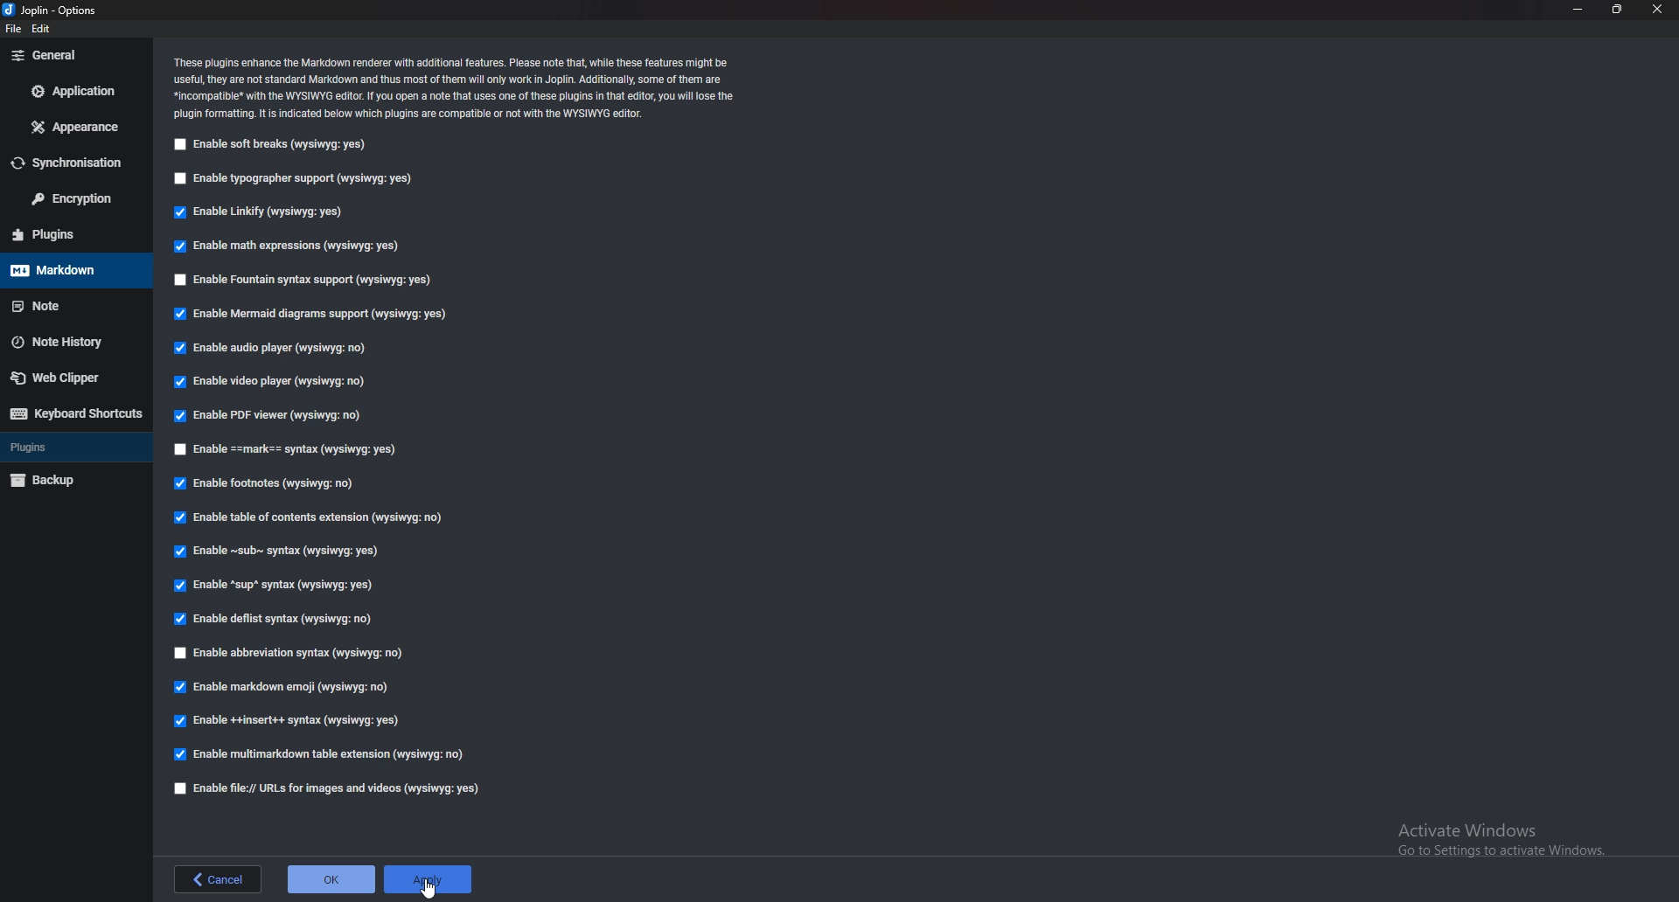 This screenshot has width=1679, height=902. Describe the element at coordinates (219, 879) in the screenshot. I see `back` at that location.